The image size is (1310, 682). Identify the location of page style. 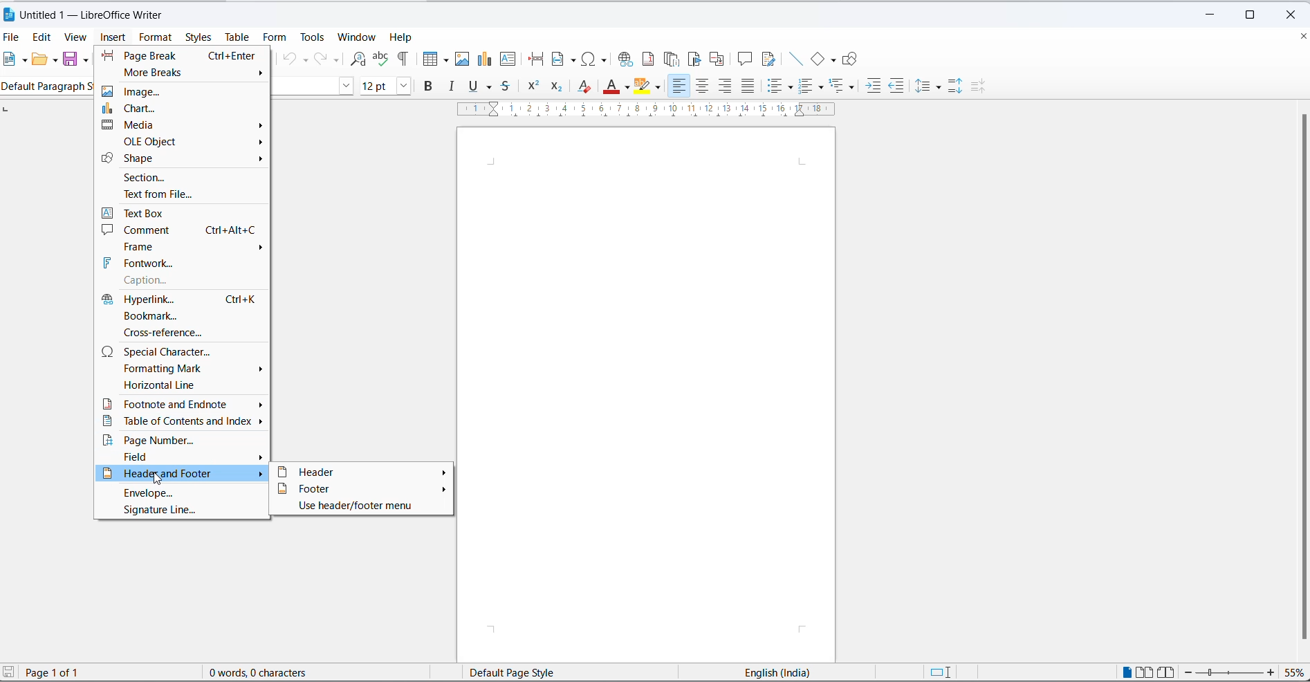
(528, 672).